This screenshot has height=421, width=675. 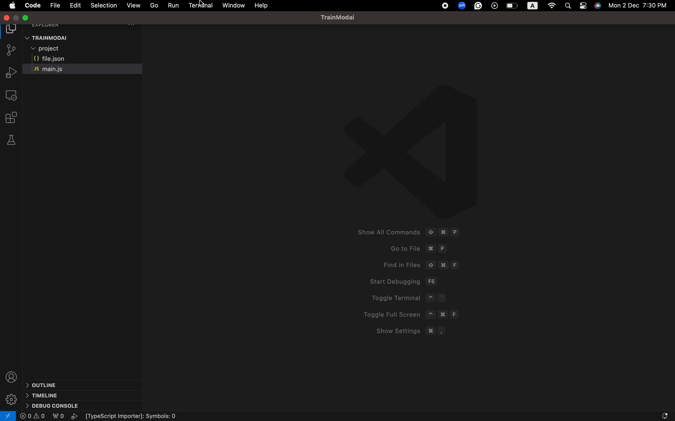 I want to click on Logo, so click(x=430, y=149).